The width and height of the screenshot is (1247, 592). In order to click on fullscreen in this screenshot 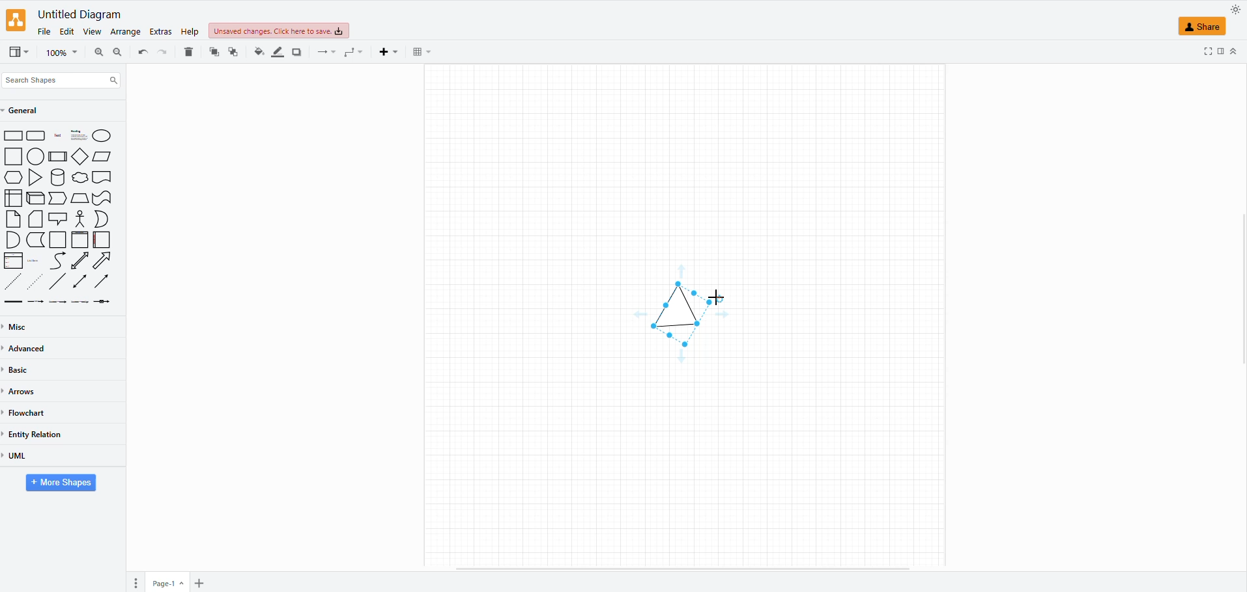, I will do `click(1207, 51)`.